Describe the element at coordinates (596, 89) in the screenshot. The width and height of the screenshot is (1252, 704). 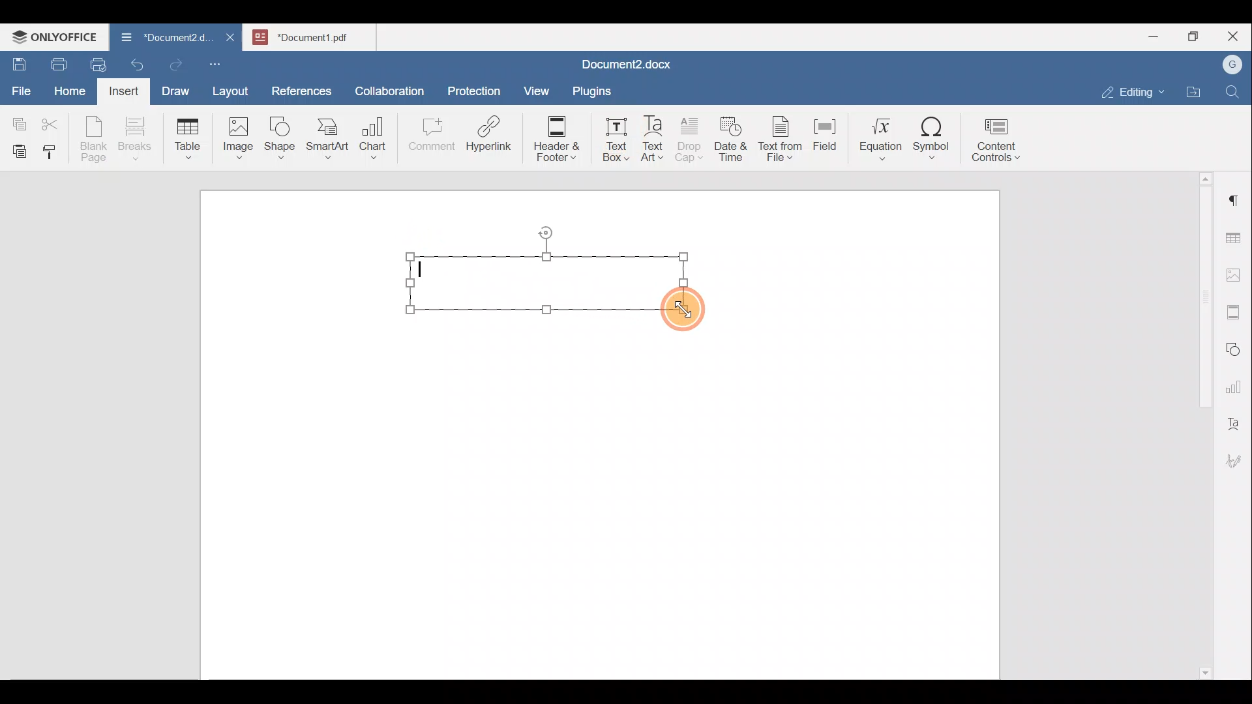
I see `Plugins` at that location.